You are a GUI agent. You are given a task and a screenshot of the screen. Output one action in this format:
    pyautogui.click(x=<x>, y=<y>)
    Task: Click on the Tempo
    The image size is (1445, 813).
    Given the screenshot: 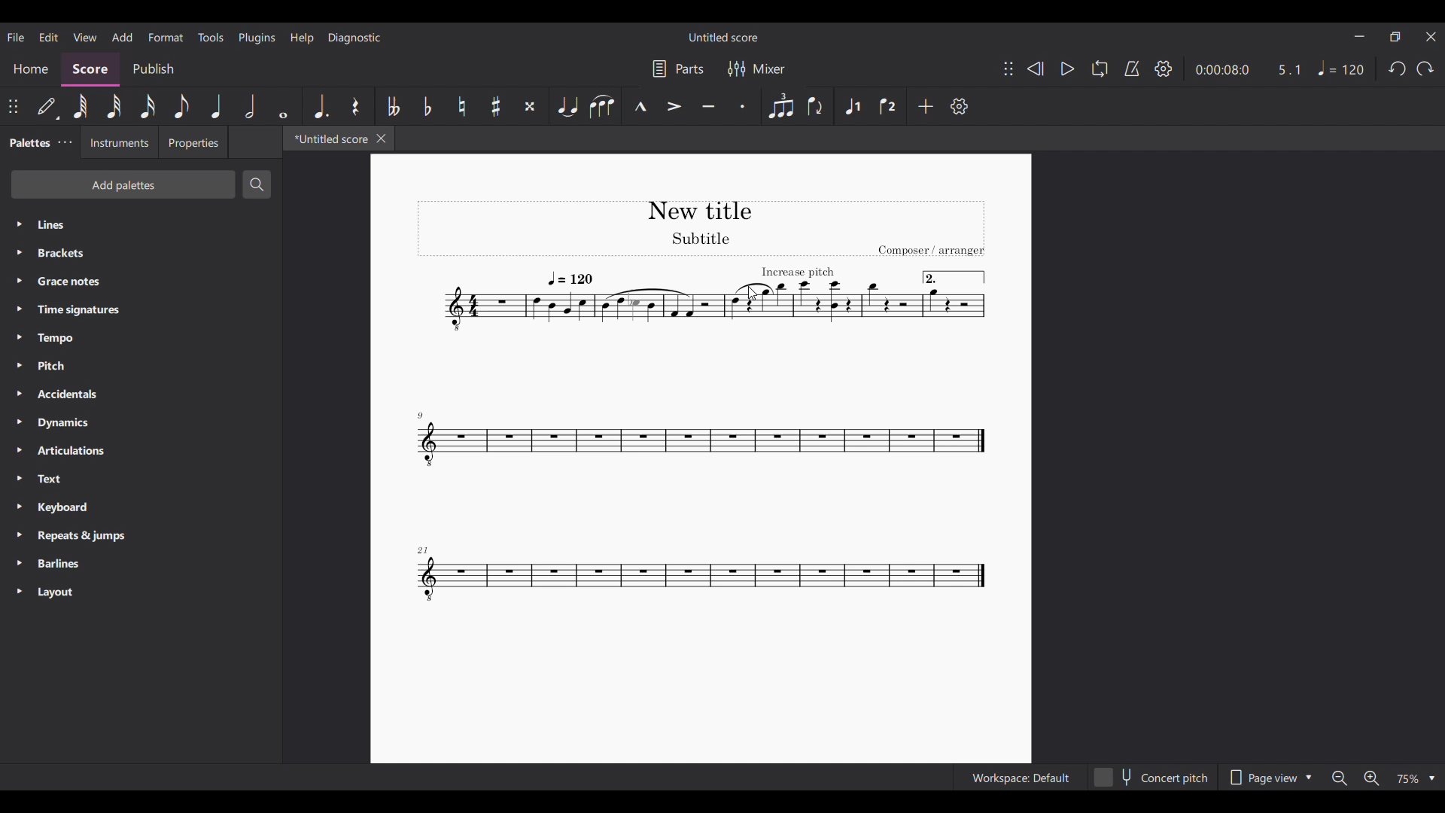 What is the action you would take?
    pyautogui.click(x=141, y=339)
    